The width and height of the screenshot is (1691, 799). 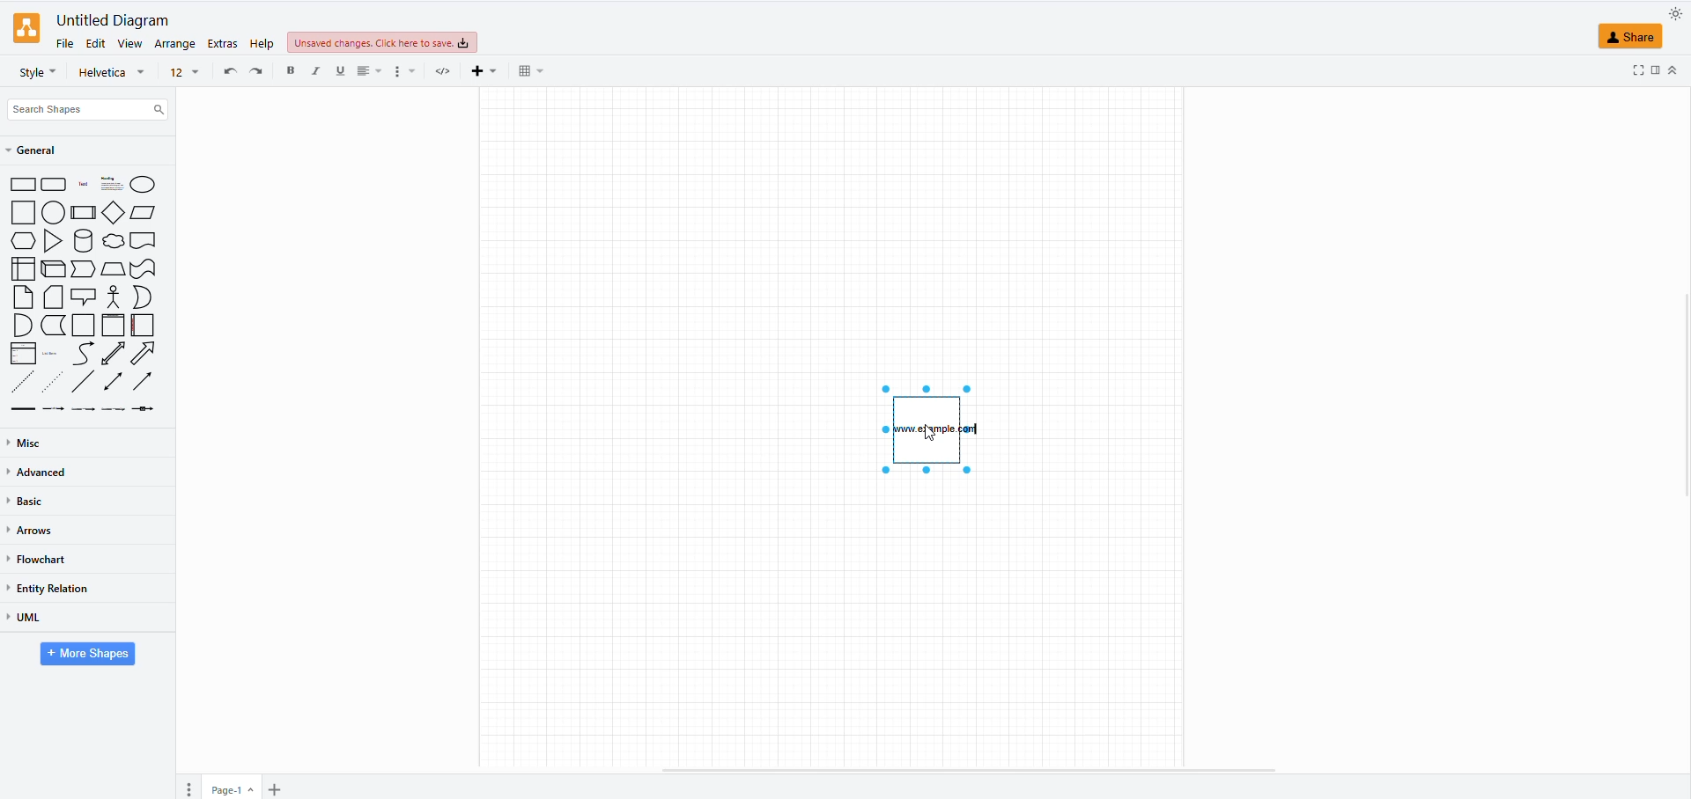 What do you see at coordinates (141, 325) in the screenshot?
I see `horizontal container` at bounding box center [141, 325].